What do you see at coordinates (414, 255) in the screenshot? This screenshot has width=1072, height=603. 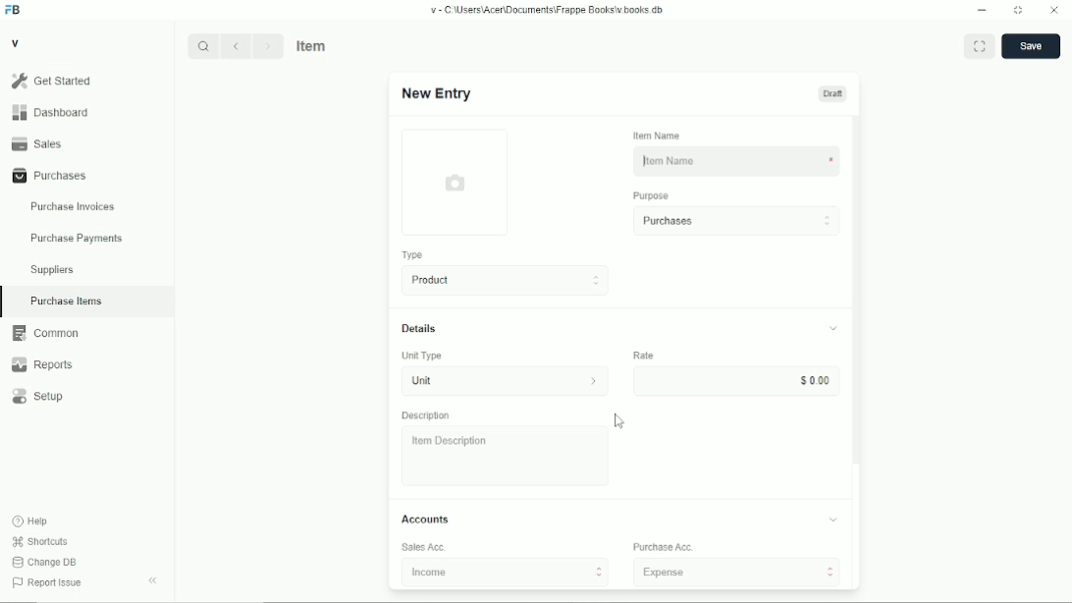 I see `type` at bounding box center [414, 255].